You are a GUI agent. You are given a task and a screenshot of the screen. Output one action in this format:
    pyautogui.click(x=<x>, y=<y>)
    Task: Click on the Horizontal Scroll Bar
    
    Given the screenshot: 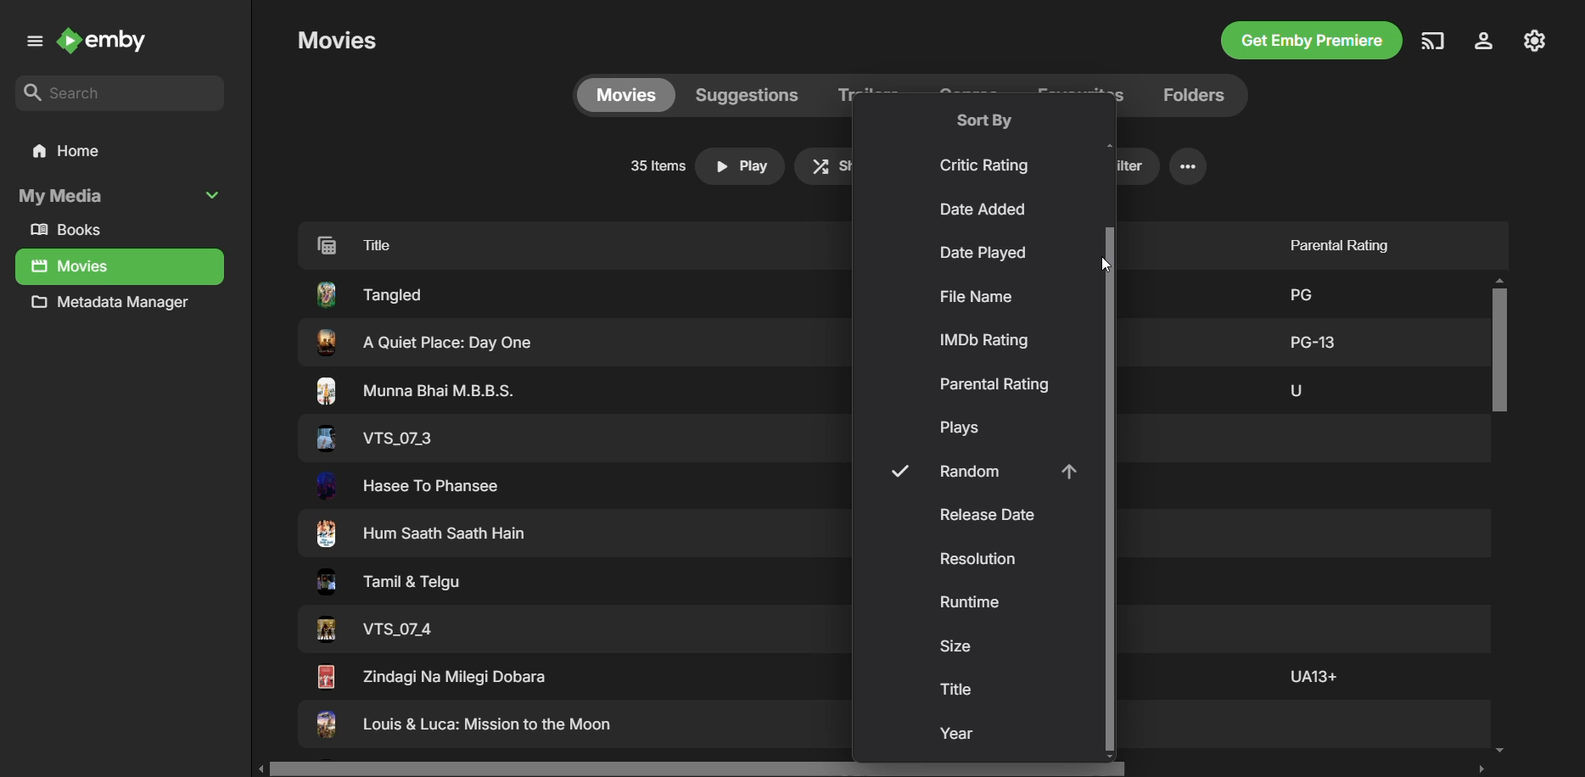 What is the action you would take?
    pyautogui.click(x=877, y=769)
    